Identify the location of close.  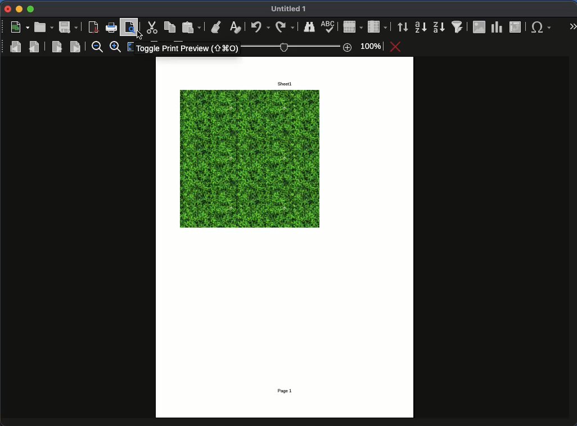
(396, 47).